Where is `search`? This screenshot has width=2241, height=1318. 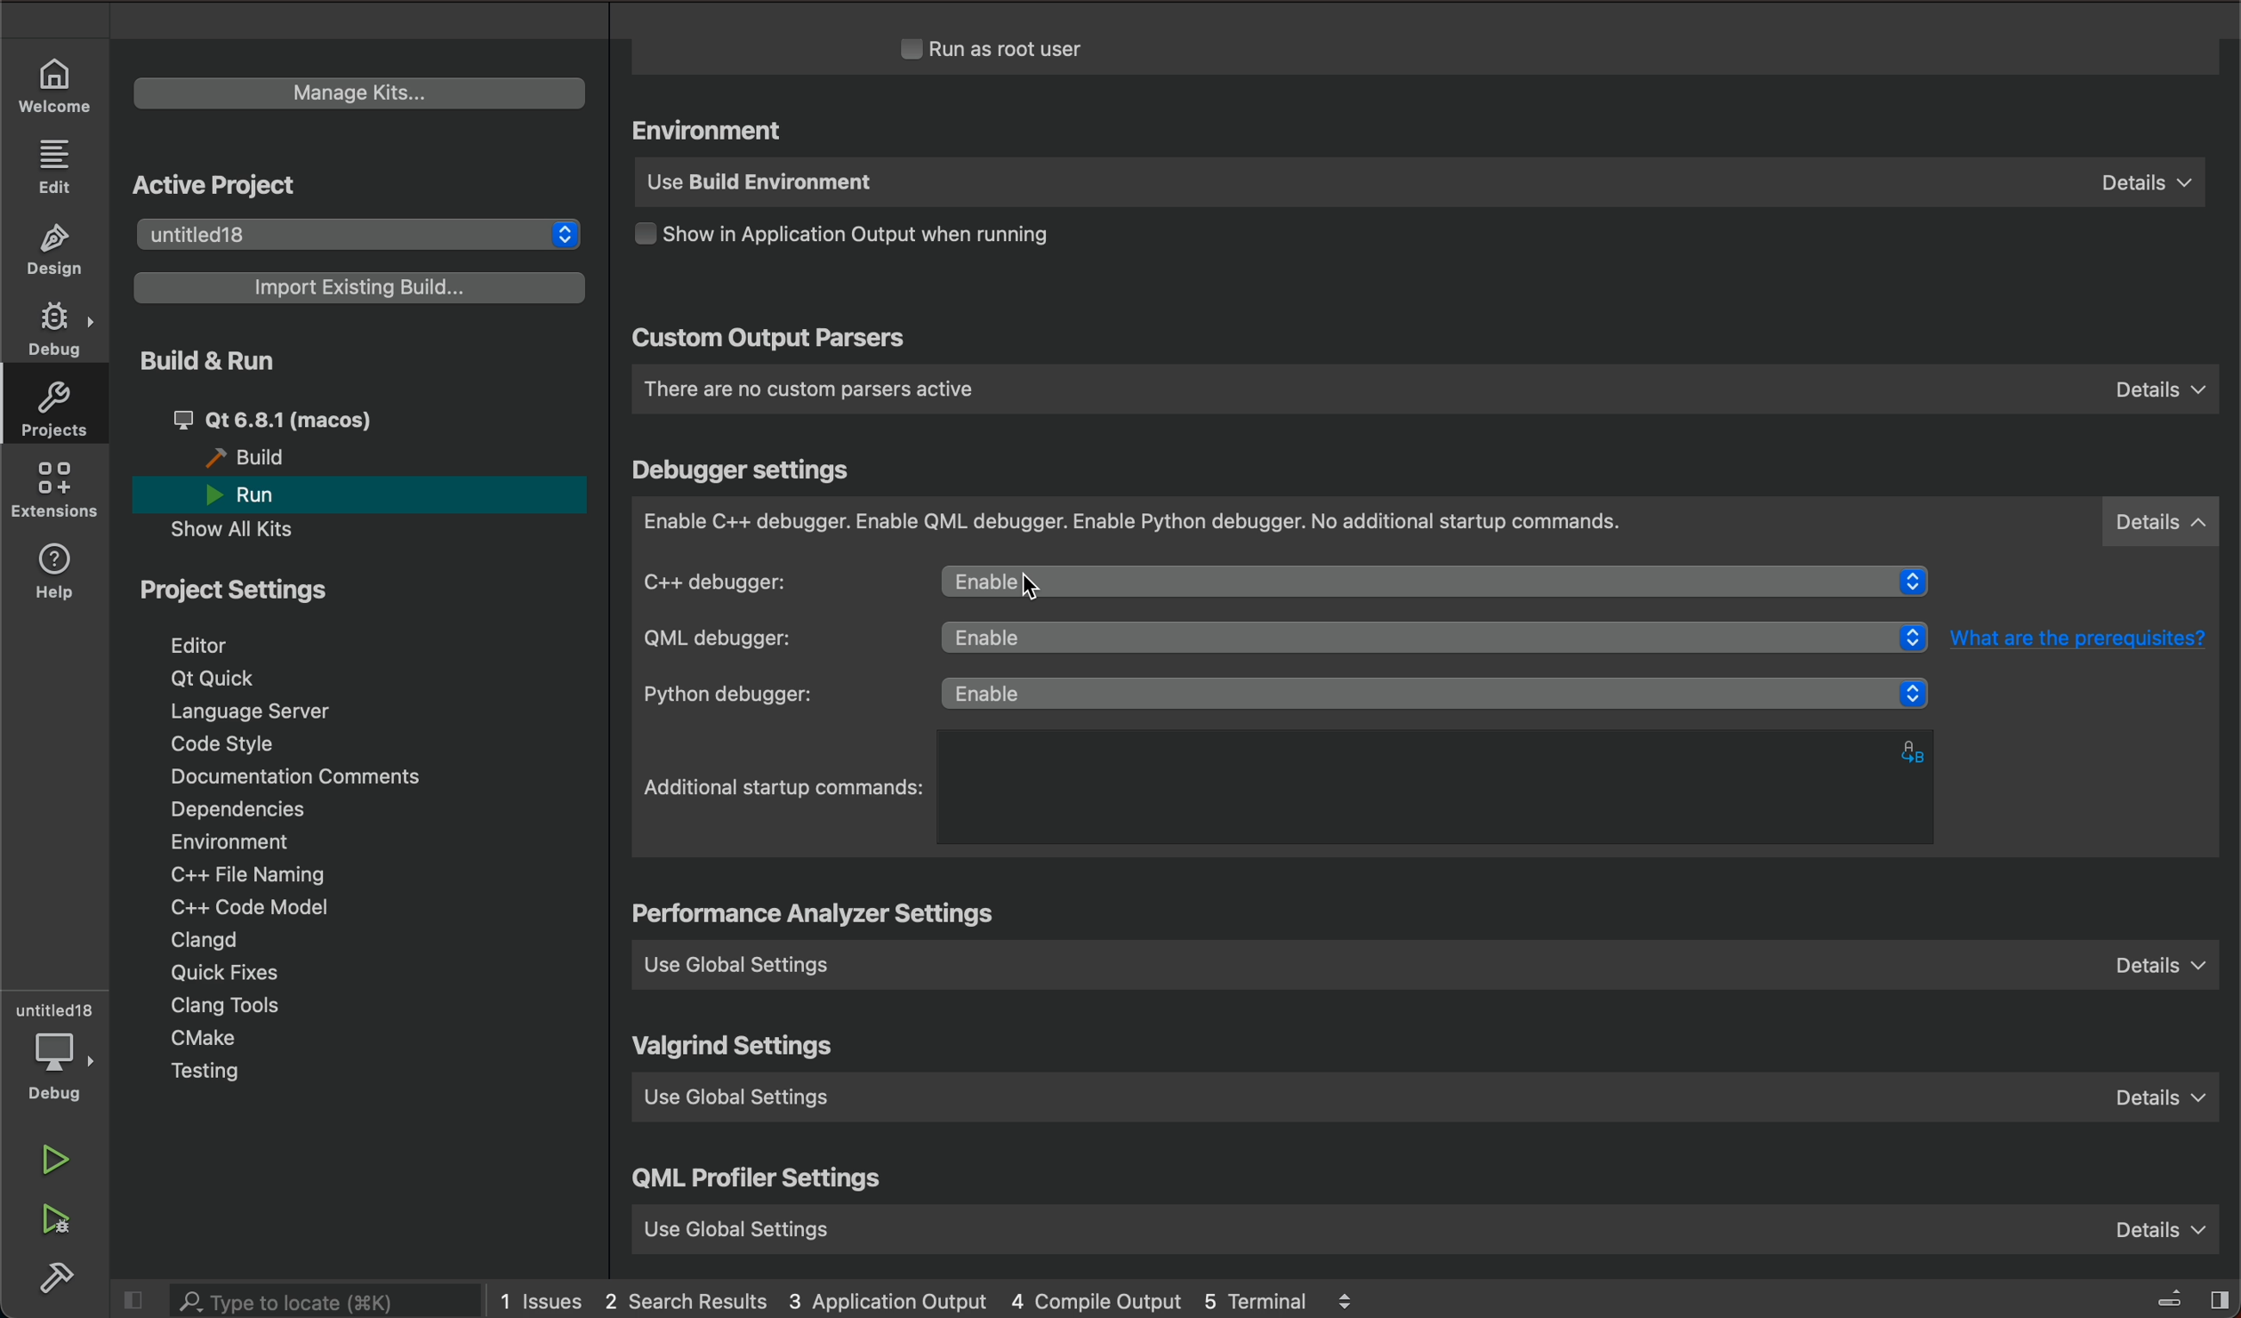
search is located at coordinates (325, 1302).